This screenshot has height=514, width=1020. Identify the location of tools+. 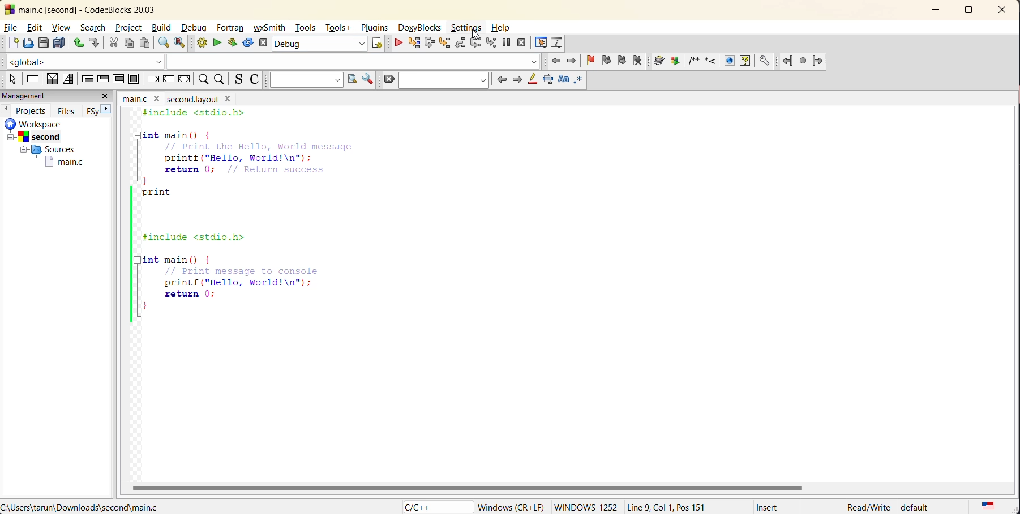
(339, 27).